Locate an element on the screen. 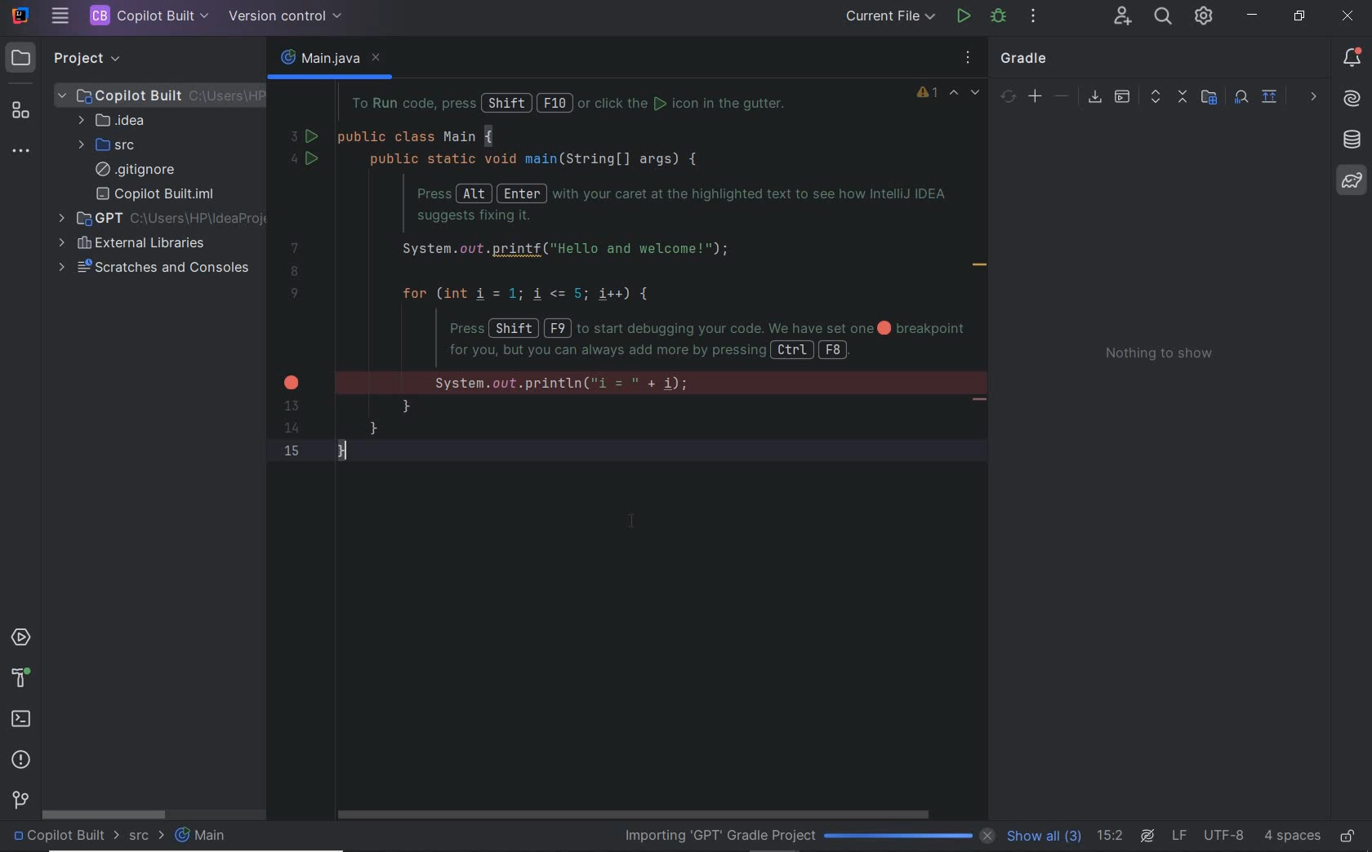 This screenshot has width=1372, height=852. Nothing to show is located at coordinates (1160, 354).